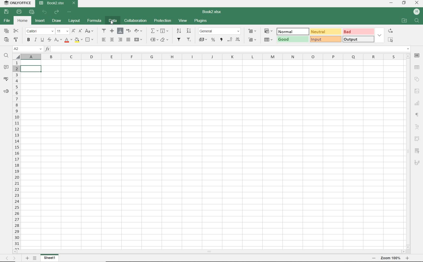 The height and width of the screenshot is (262, 423). I want to click on MOVE TO SHEET, so click(10, 259).